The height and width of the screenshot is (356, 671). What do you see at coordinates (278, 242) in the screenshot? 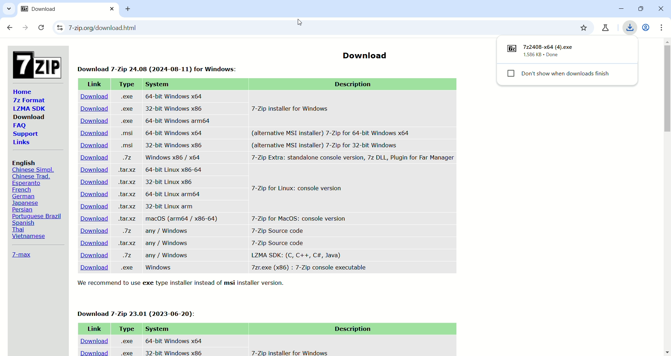
I see `7-Zip Source code` at bounding box center [278, 242].